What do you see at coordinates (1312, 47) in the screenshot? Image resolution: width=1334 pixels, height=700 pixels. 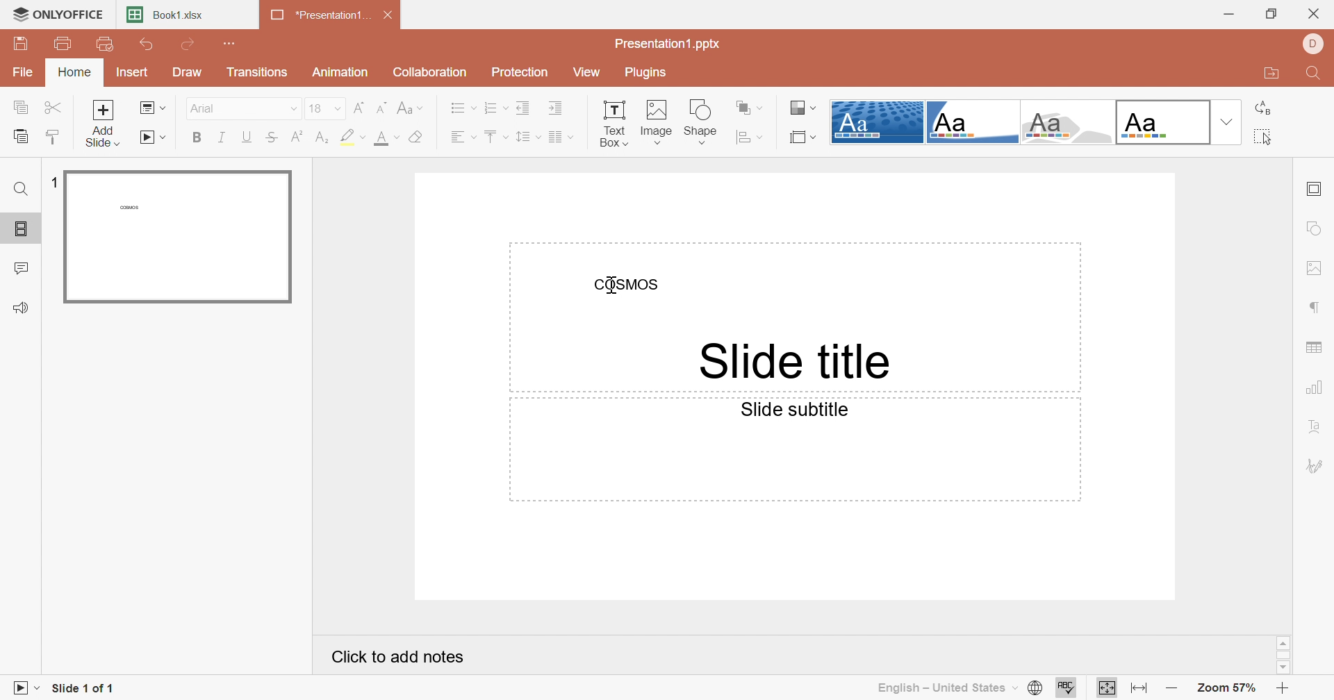 I see `DELL` at bounding box center [1312, 47].